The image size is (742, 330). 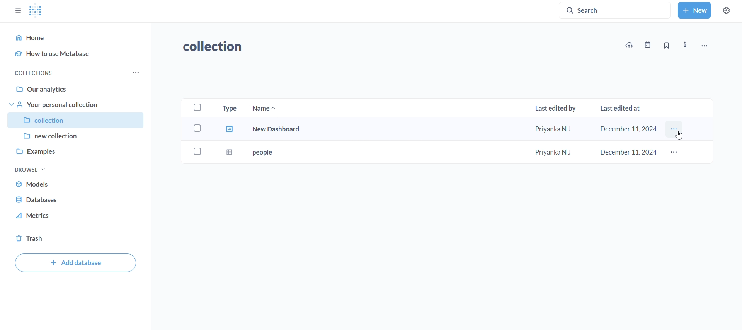 What do you see at coordinates (36, 72) in the screenshot?
I see `collections` at bounding box center [36, 72].